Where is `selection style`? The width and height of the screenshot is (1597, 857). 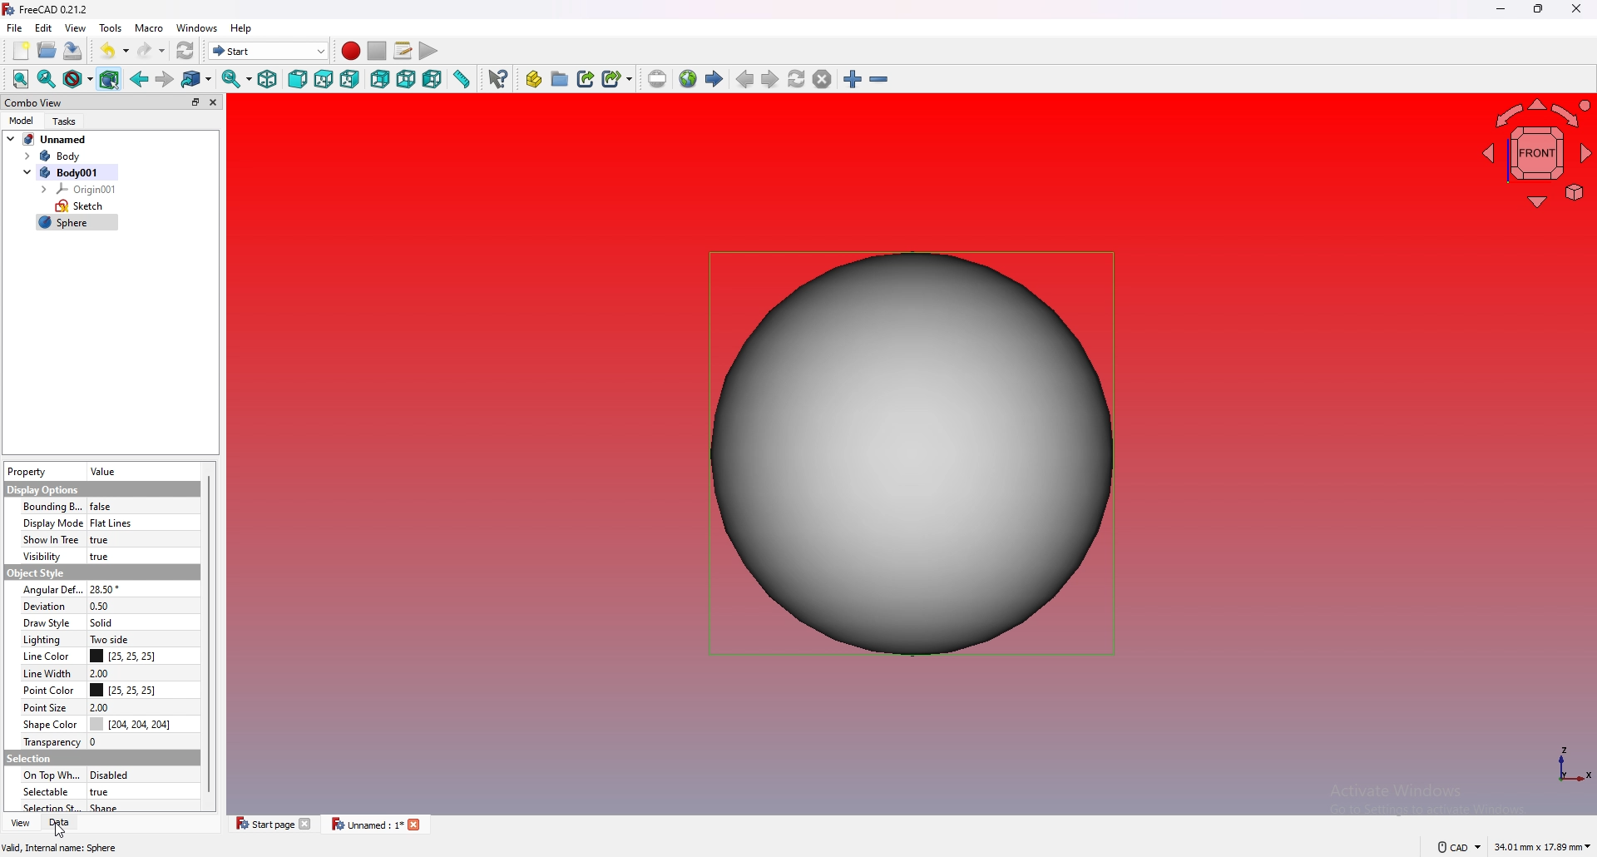 selection style is located at coordinates (101, 806).